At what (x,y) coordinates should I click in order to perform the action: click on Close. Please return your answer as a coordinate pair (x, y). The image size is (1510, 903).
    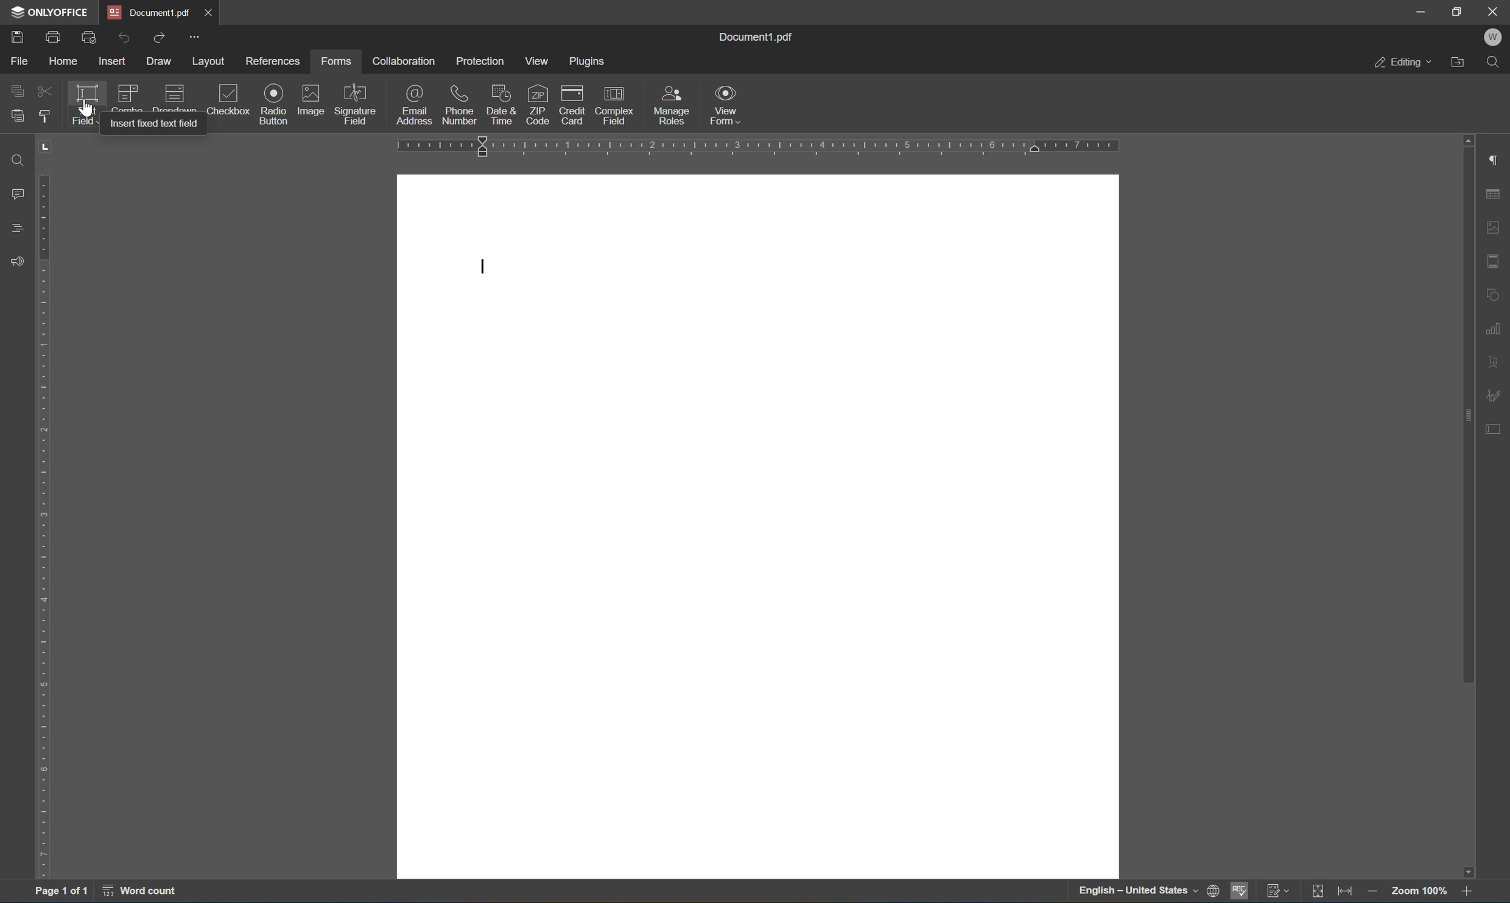
    Looking at the image, I should click on (209, 12).